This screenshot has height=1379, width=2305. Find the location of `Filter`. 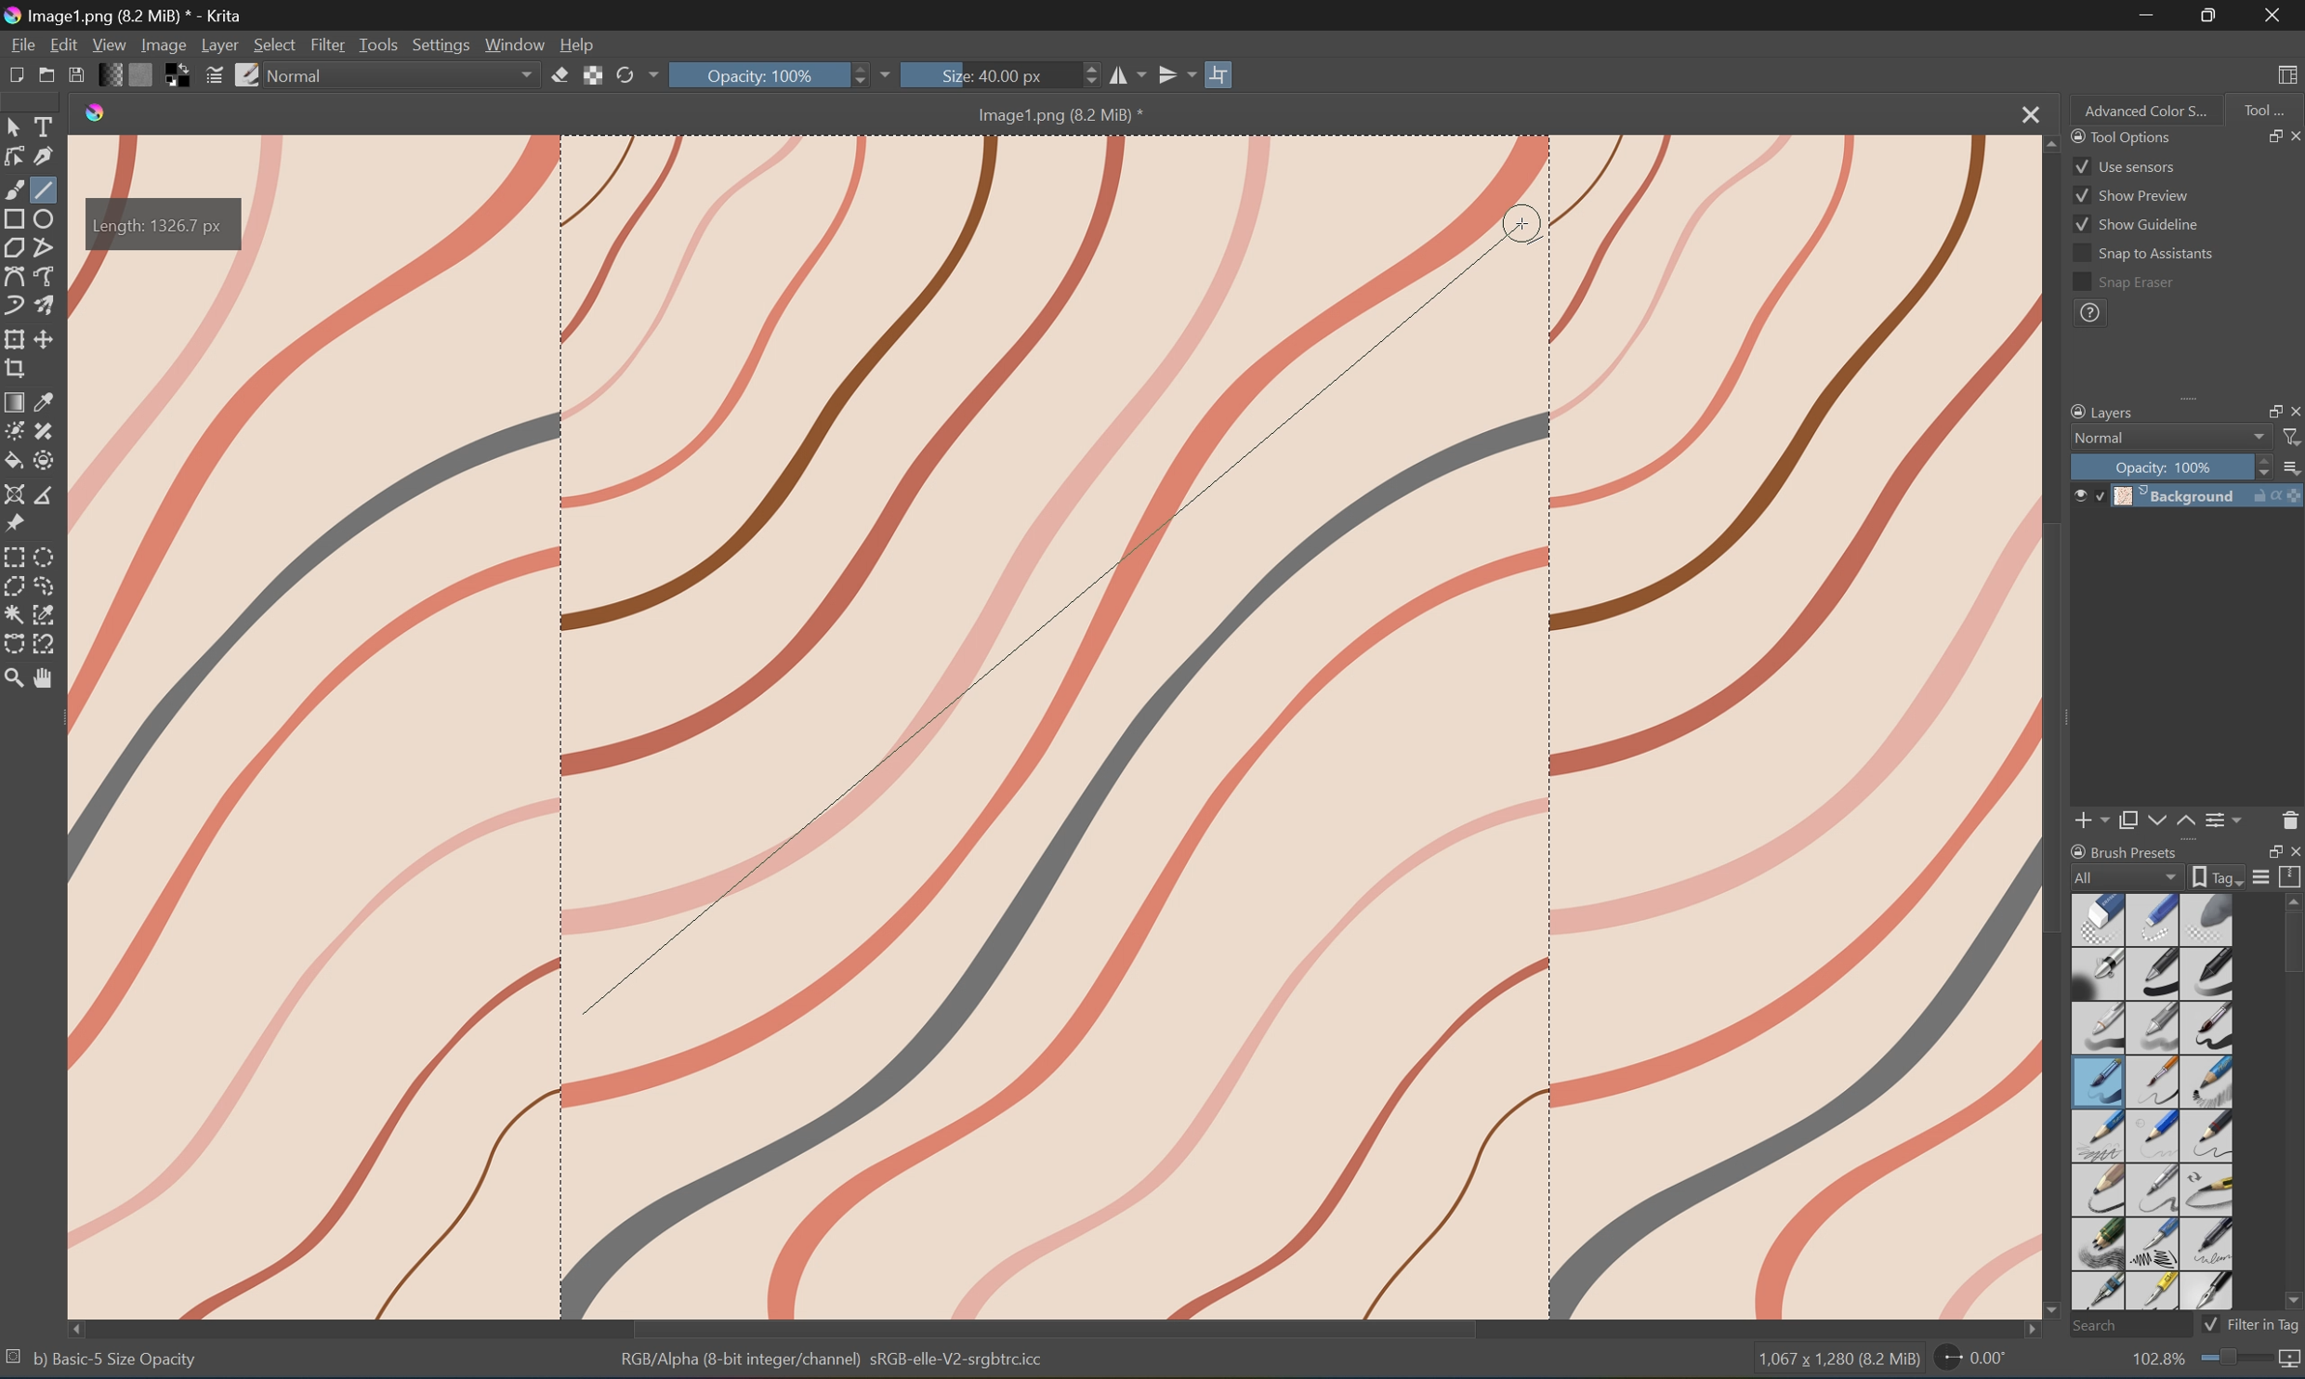

Filter is located at coordinates (2291, 439).